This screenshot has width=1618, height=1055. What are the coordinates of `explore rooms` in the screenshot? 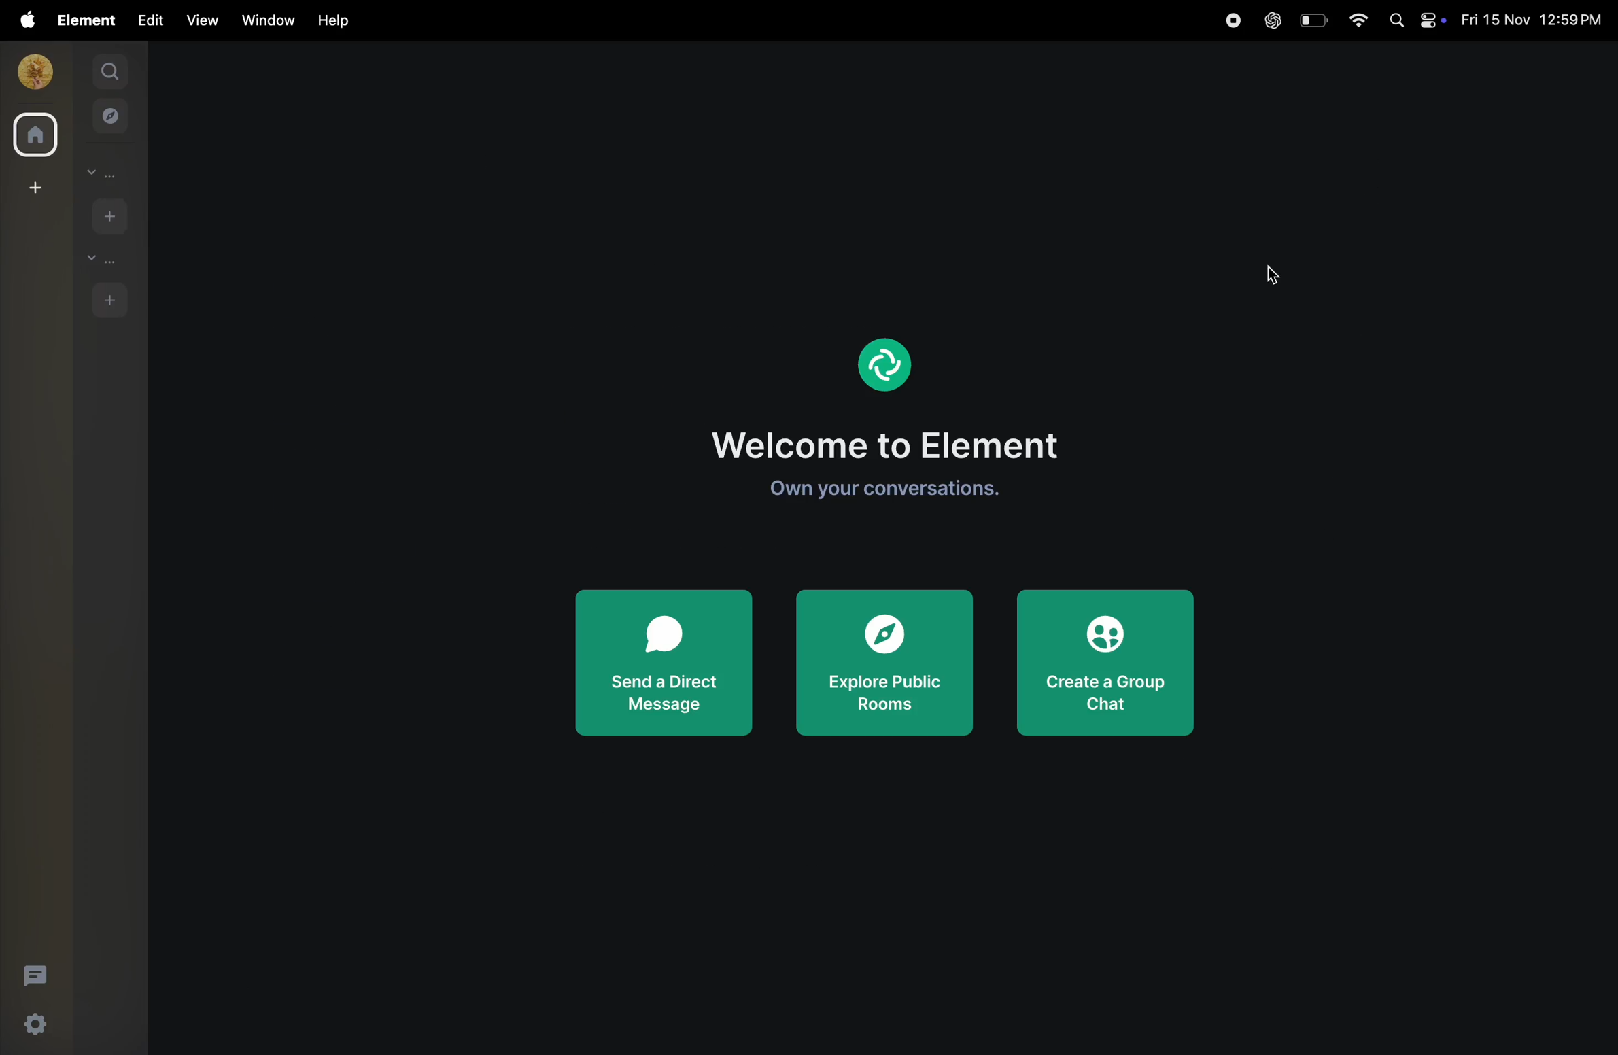 It's located at (884, 665).